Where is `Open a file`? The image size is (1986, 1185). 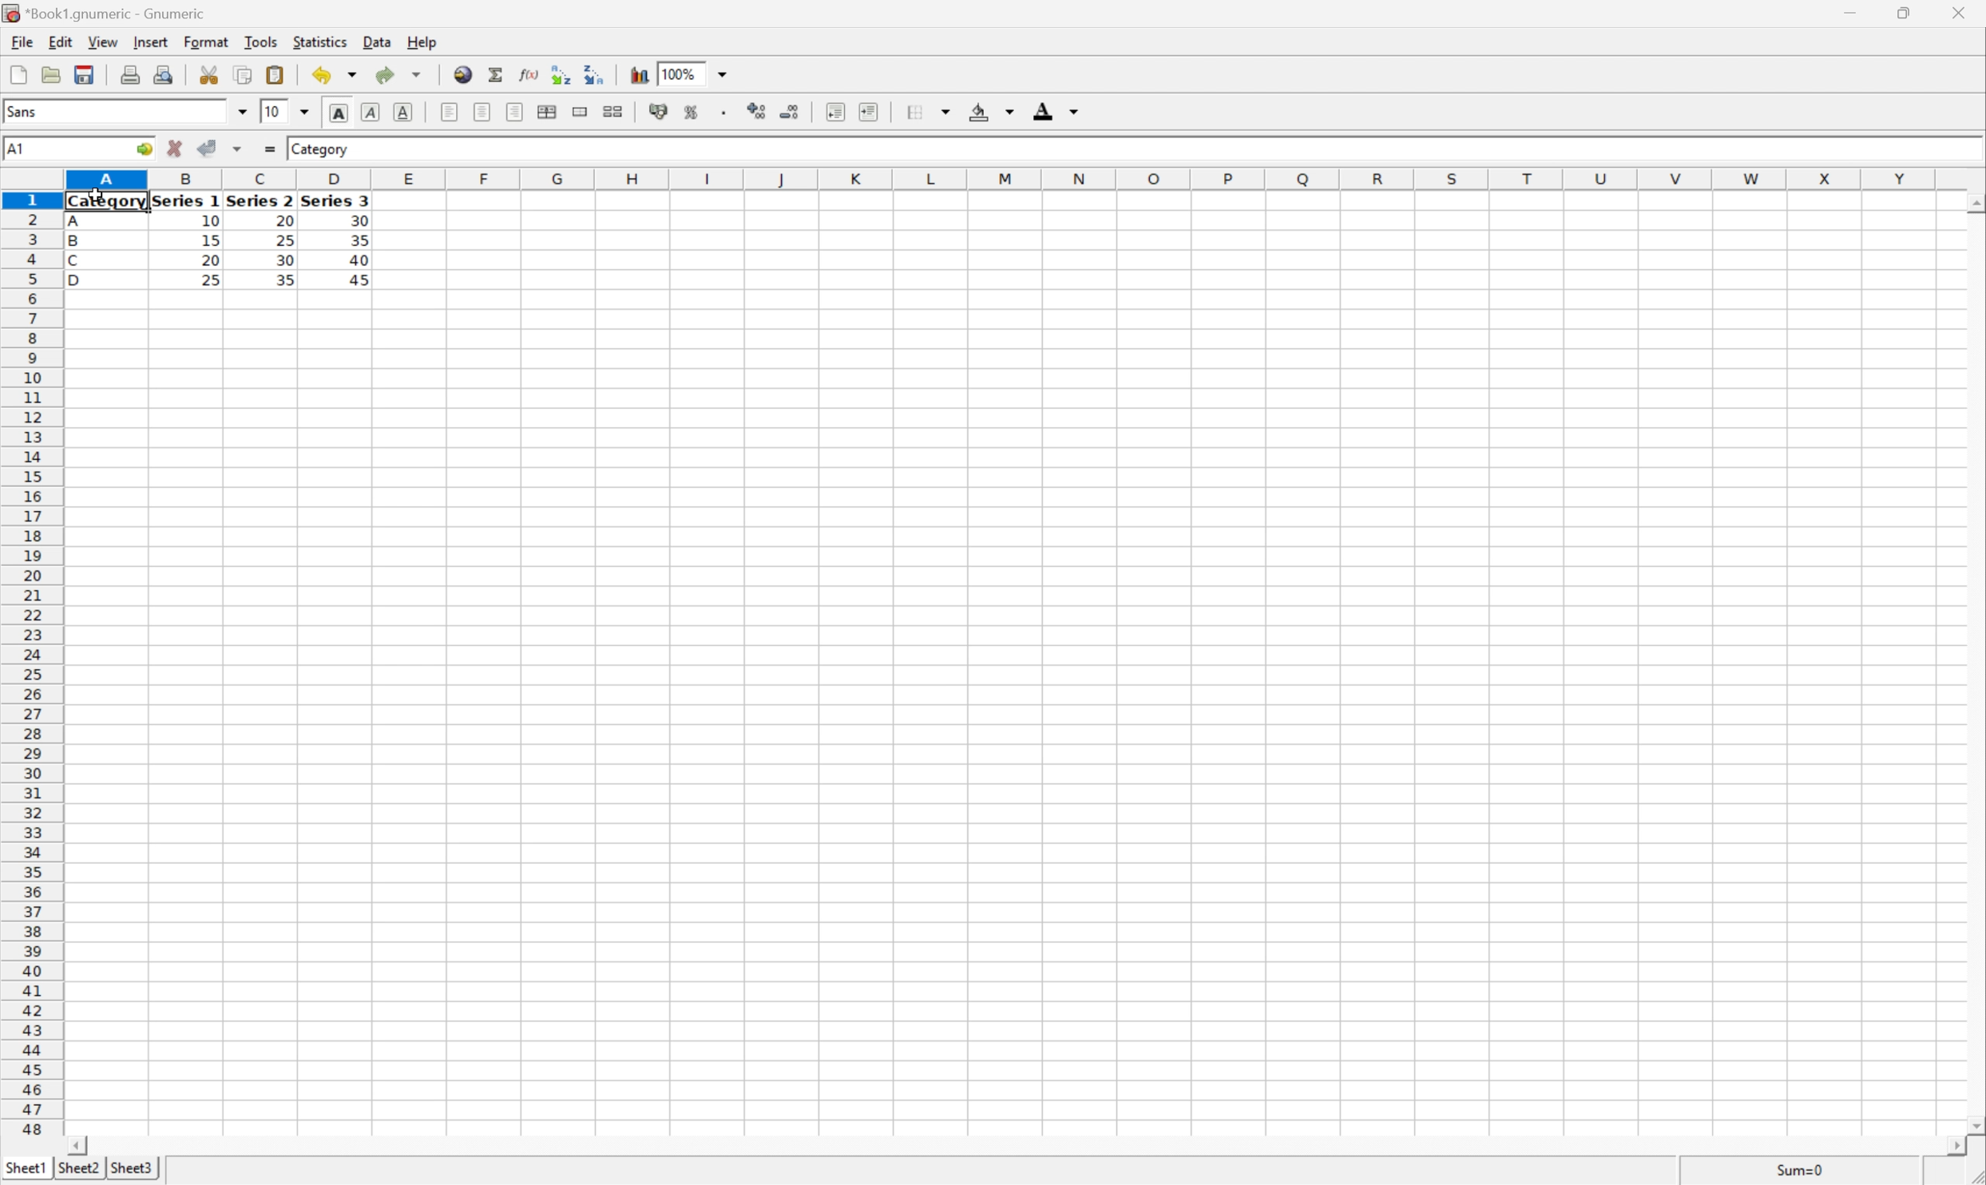
Open a file is located at coordinates (50, 74).